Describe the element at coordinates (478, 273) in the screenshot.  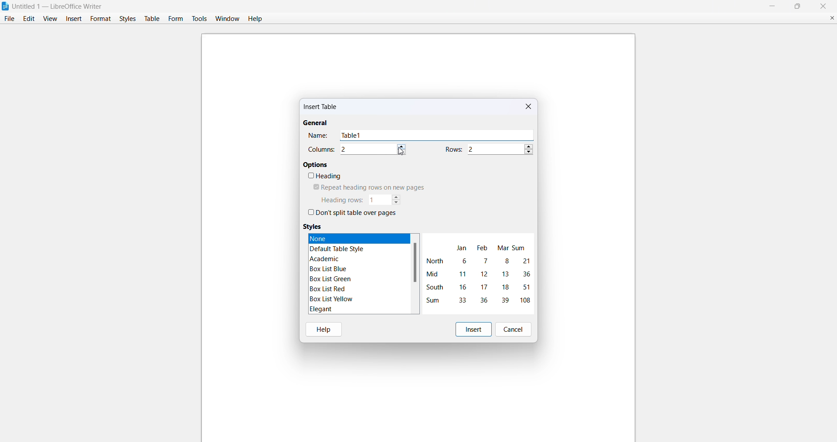
I see `table format` at that location.